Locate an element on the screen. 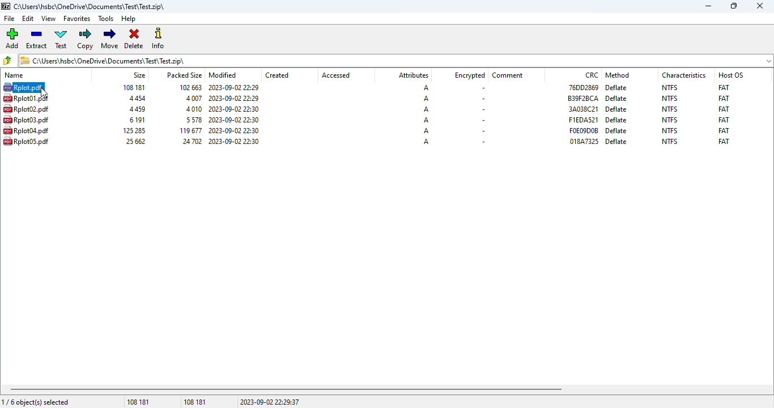  A is located at coordinates (426, 99).